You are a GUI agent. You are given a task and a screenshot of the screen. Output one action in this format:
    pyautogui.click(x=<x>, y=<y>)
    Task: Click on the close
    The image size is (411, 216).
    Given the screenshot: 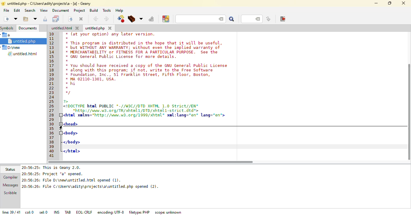 What is the action you would take?
    pyautogui.click(x=77, y=28)
    